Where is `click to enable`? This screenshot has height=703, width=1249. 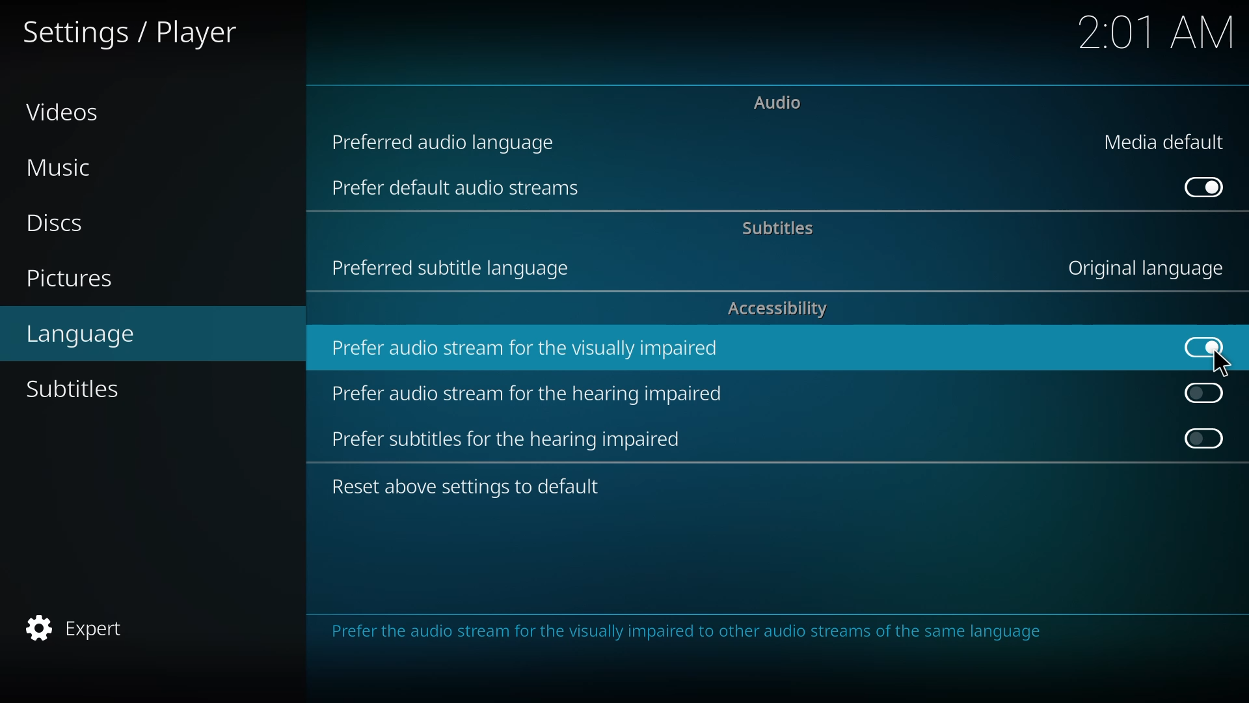
click to enable is located at coordinates (1199, 393).